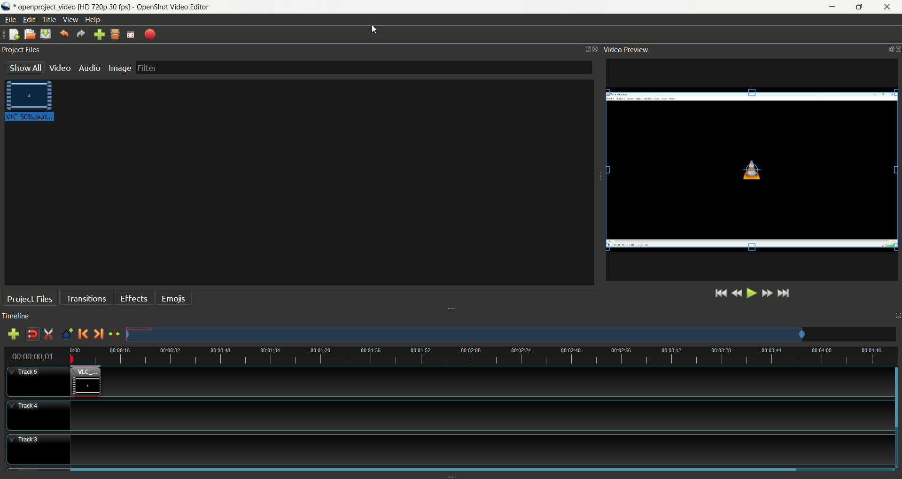 The image size is (902, 479). I want to click on edit, so click(29, 19).